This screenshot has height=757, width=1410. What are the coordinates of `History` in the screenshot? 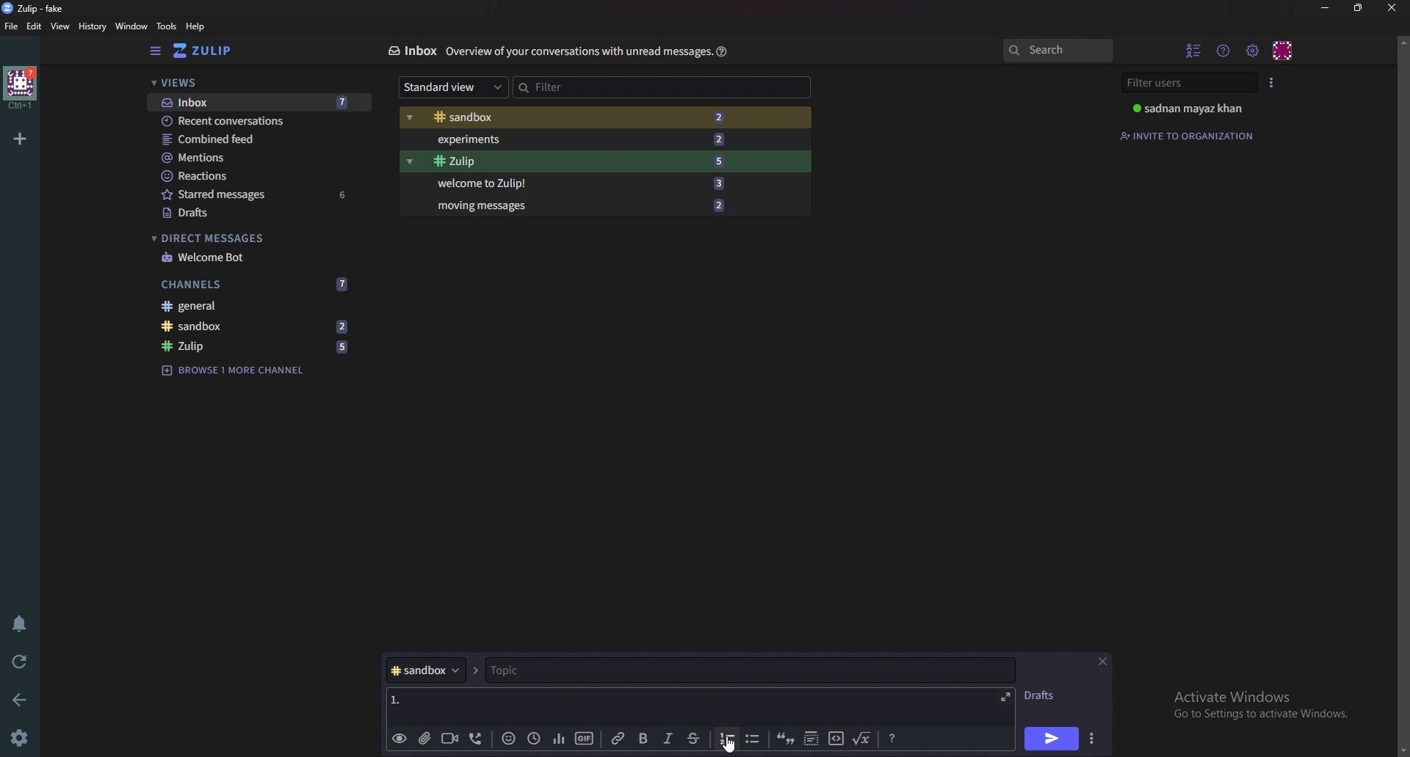 It's located at (91, 26).